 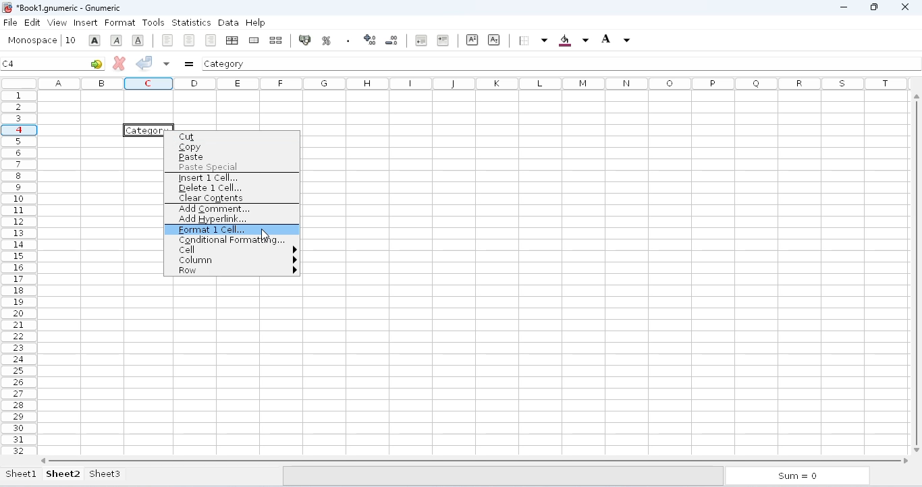 I want to click on minimize, so click(x=844, y=7).